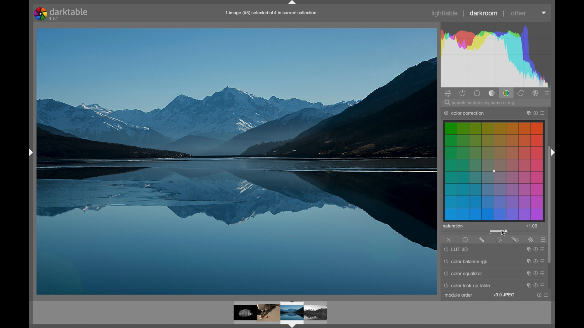 The height and width of the screenshot is (328, 584). What do you see at coordinates (499, 231) in the screenshot?
I see `slider` at bounding box center [499, 231].